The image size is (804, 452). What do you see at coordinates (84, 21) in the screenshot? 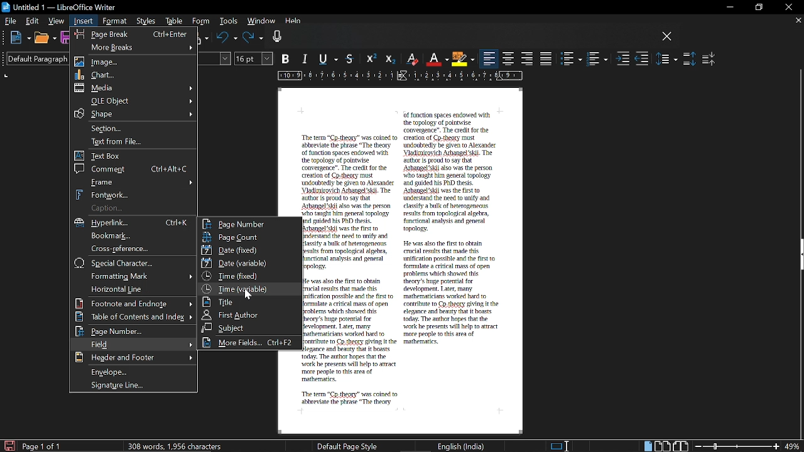
I see `Insert` at bounding box center [84, 21].